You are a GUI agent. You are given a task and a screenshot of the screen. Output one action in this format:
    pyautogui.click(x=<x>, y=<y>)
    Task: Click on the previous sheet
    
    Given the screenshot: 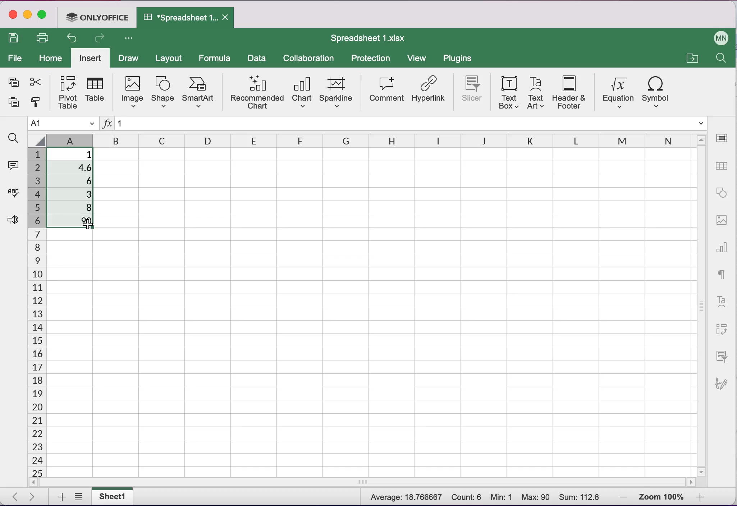 What is the action you would take?
    pyautogui.click(x=17, y=498)
    